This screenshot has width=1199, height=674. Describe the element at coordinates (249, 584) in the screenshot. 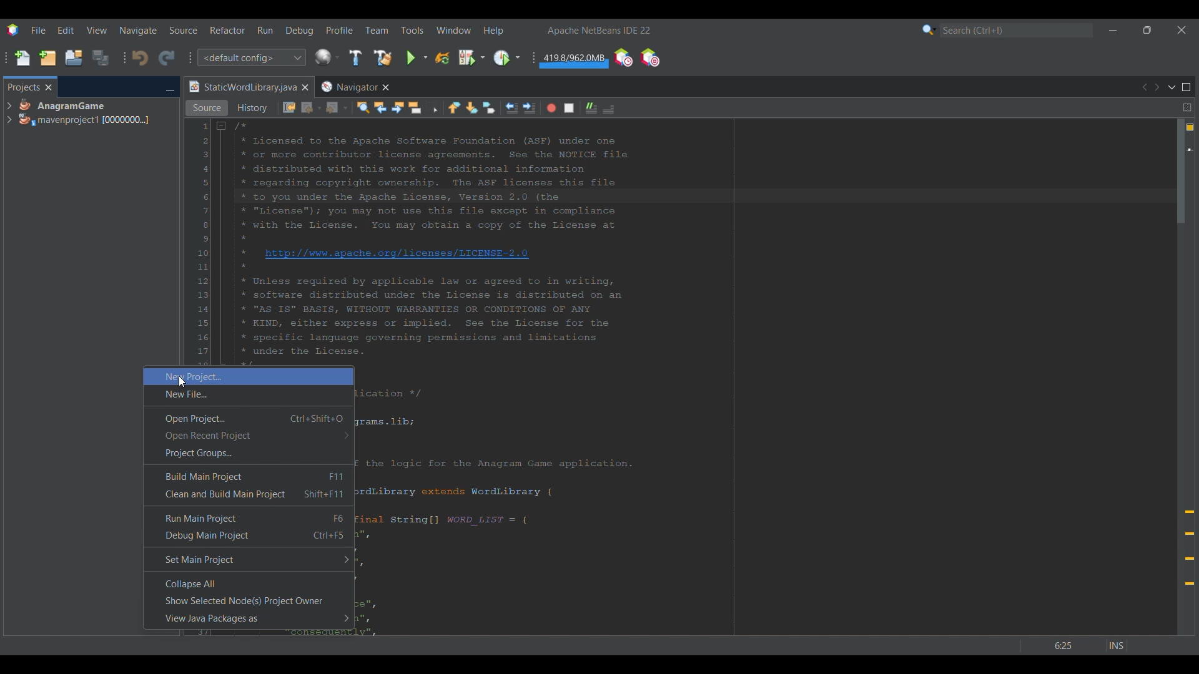

I see `Collapse all` at that location.